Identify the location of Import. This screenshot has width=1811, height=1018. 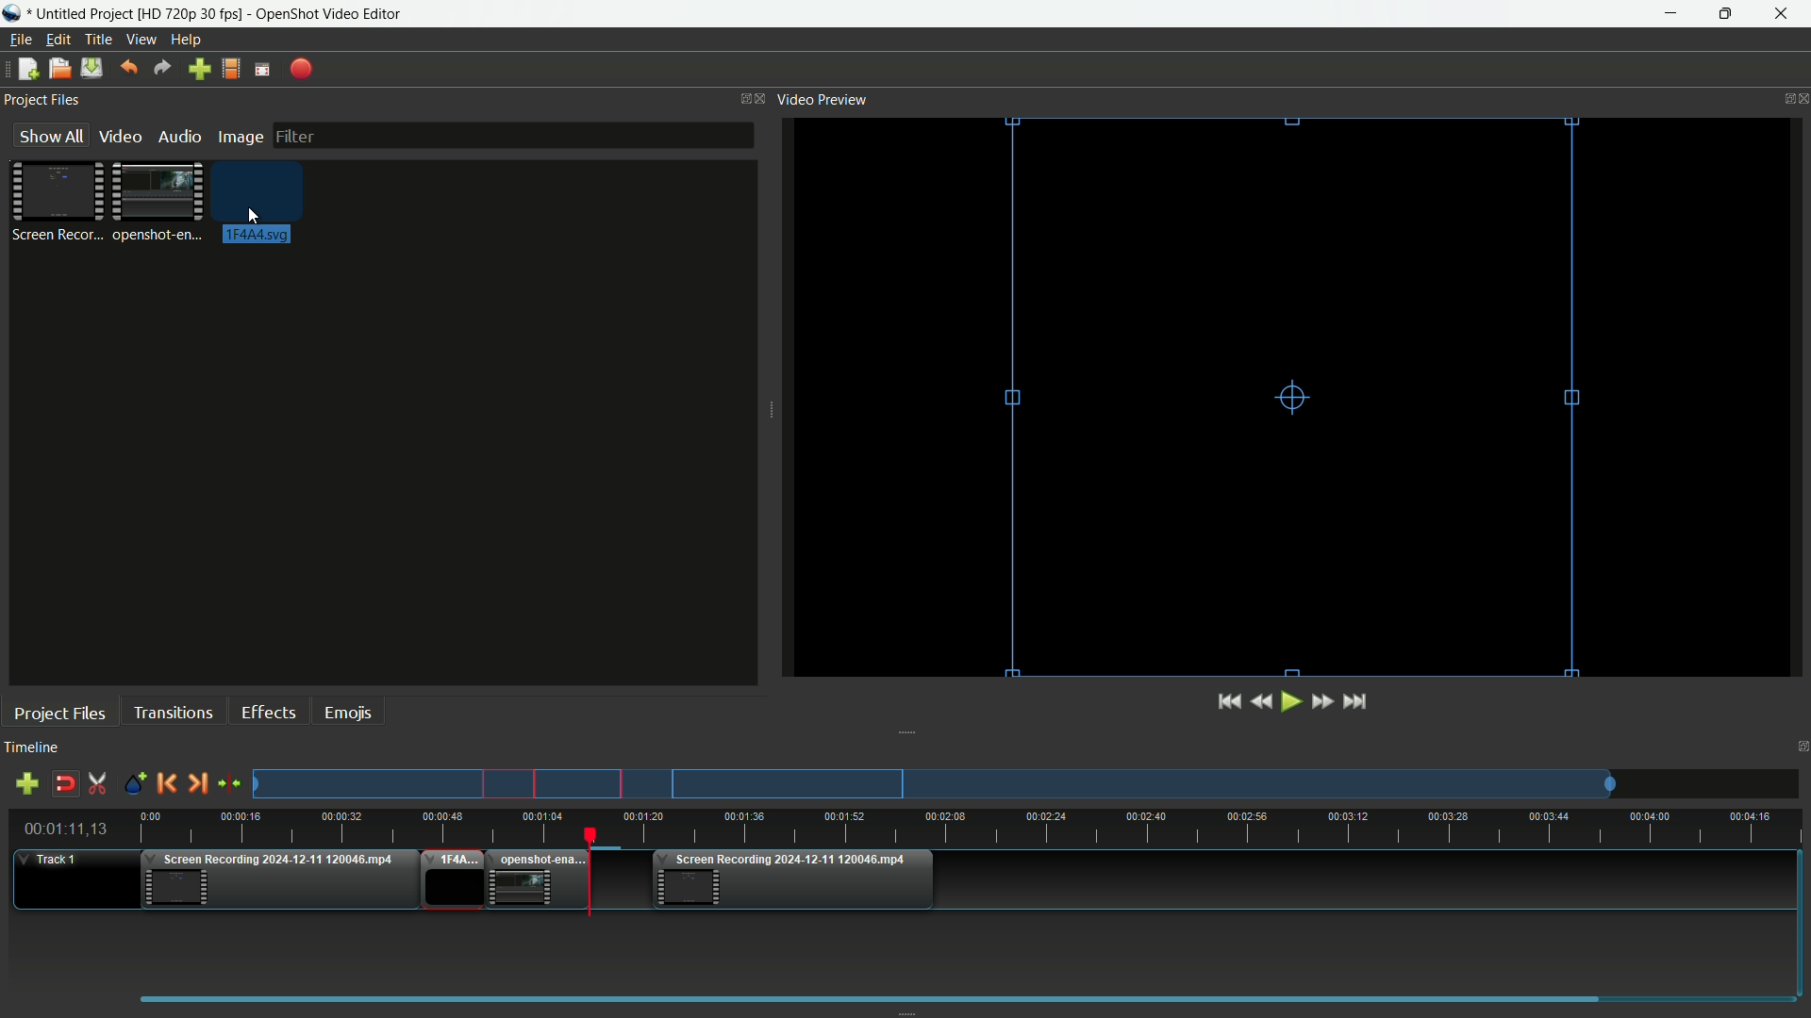
(201, 71).